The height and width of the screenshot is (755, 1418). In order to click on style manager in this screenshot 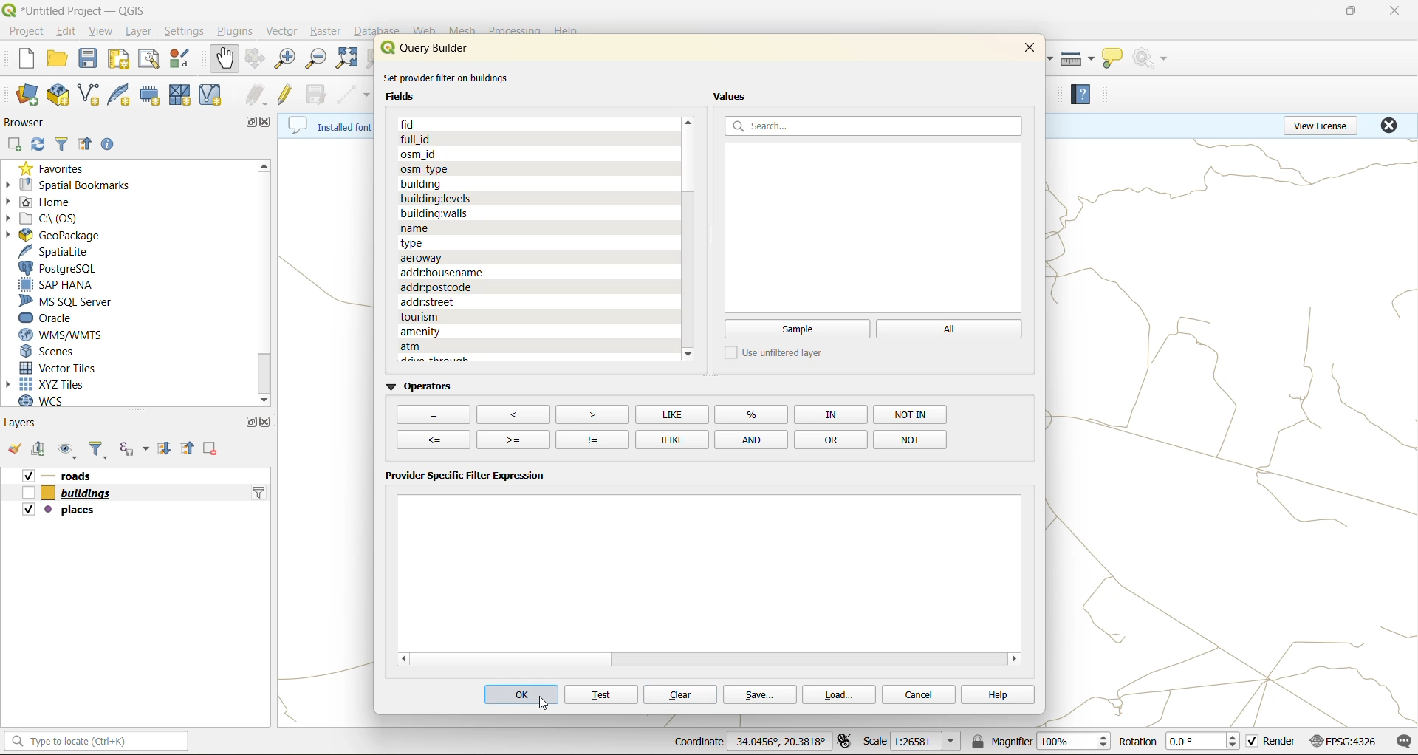, I will do `click(180, 61)`.